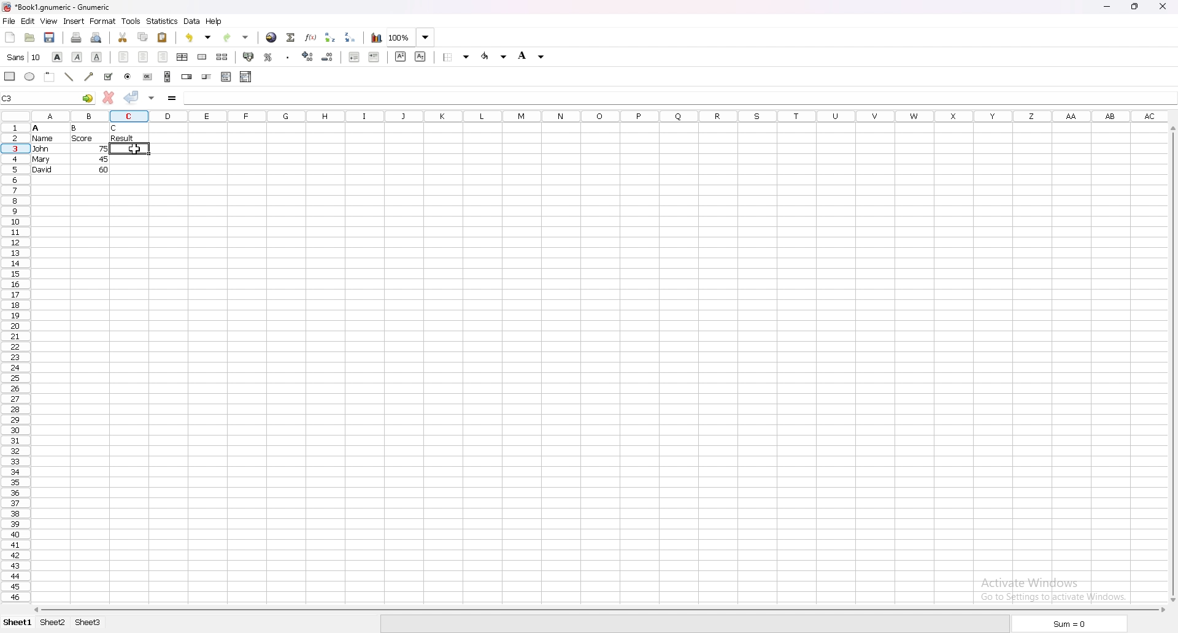 The width and height of the screenshot is (1178, 633). What do you see at coordinates (246, 77) in the screenshot?
I see `combo box` at bounding box center [246, 77].